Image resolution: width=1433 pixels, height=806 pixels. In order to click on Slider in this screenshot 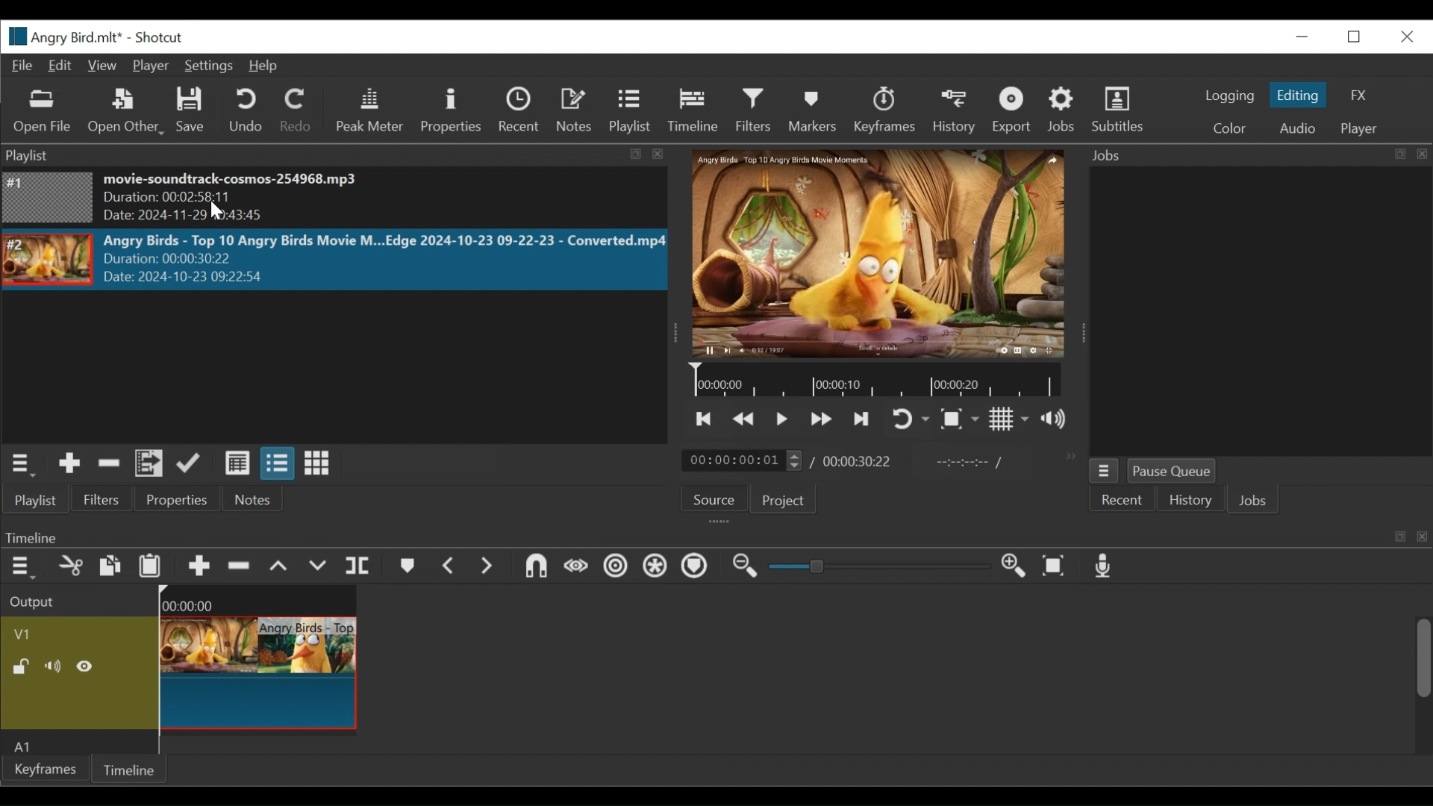, I will do `click(880, 568)`.